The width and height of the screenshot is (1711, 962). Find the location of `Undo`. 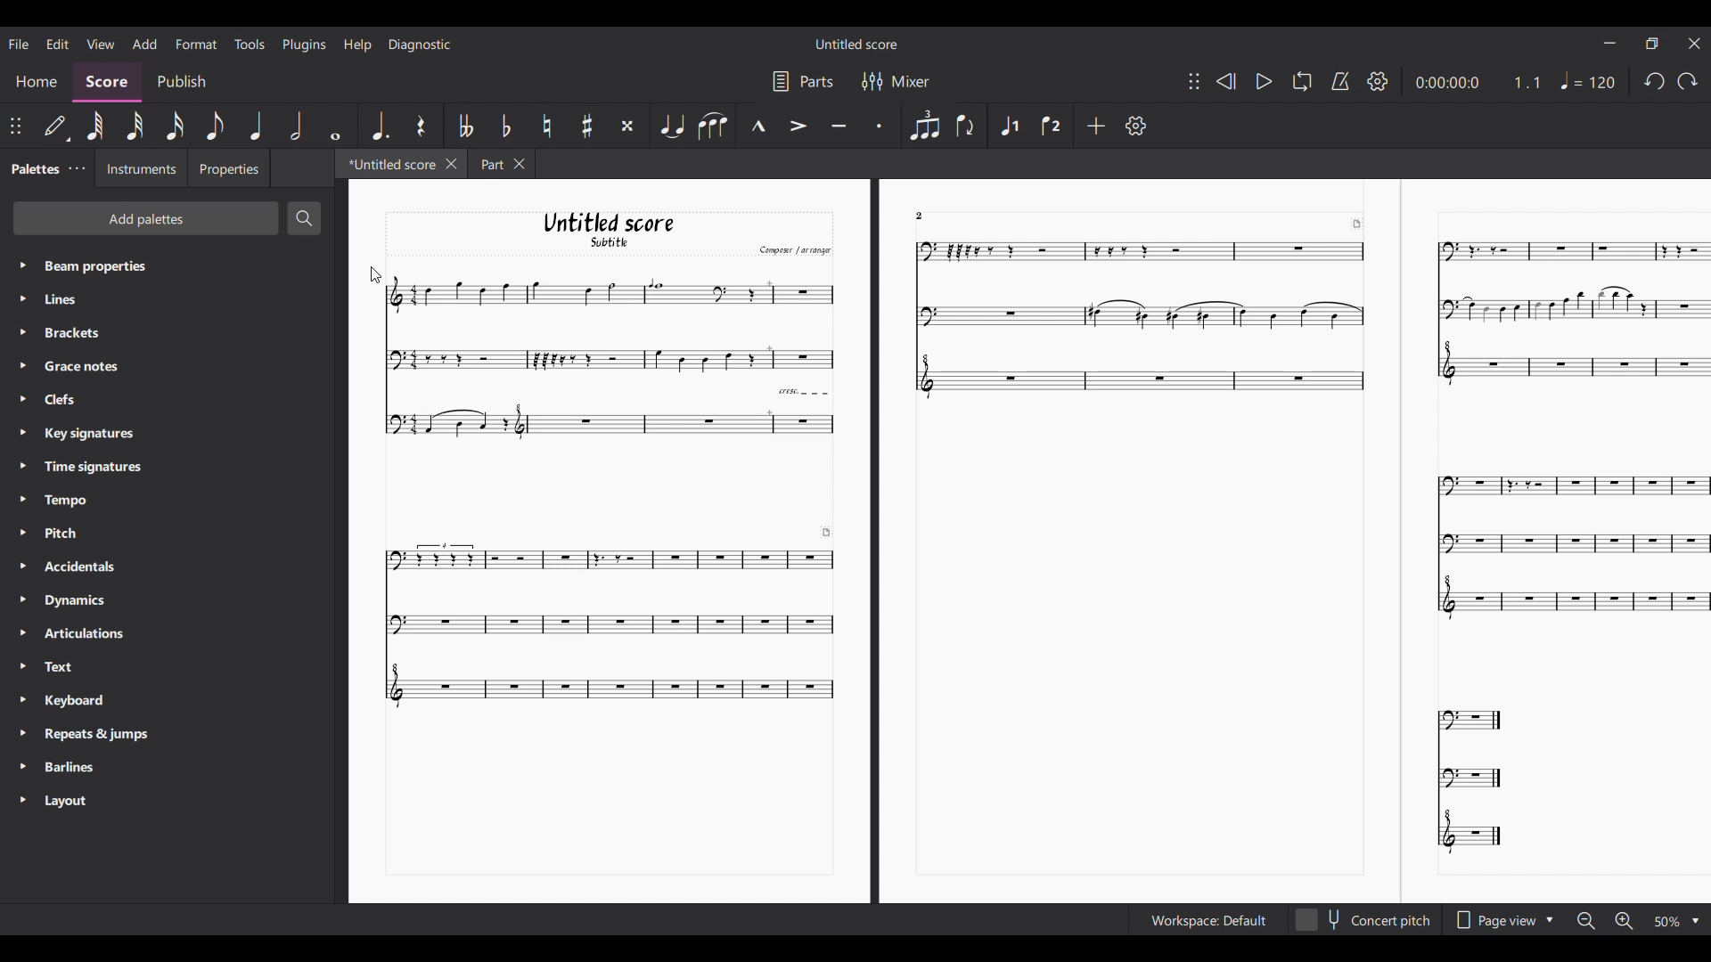

Undo is located at coordinates (1687, 85).